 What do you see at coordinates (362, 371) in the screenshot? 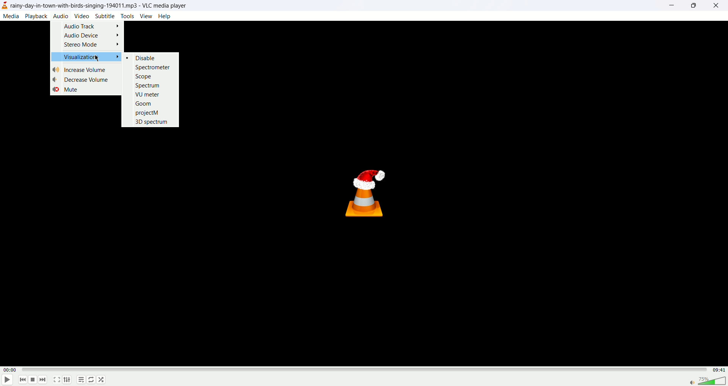
I see `progress bar` at bounding box center [362, 371].